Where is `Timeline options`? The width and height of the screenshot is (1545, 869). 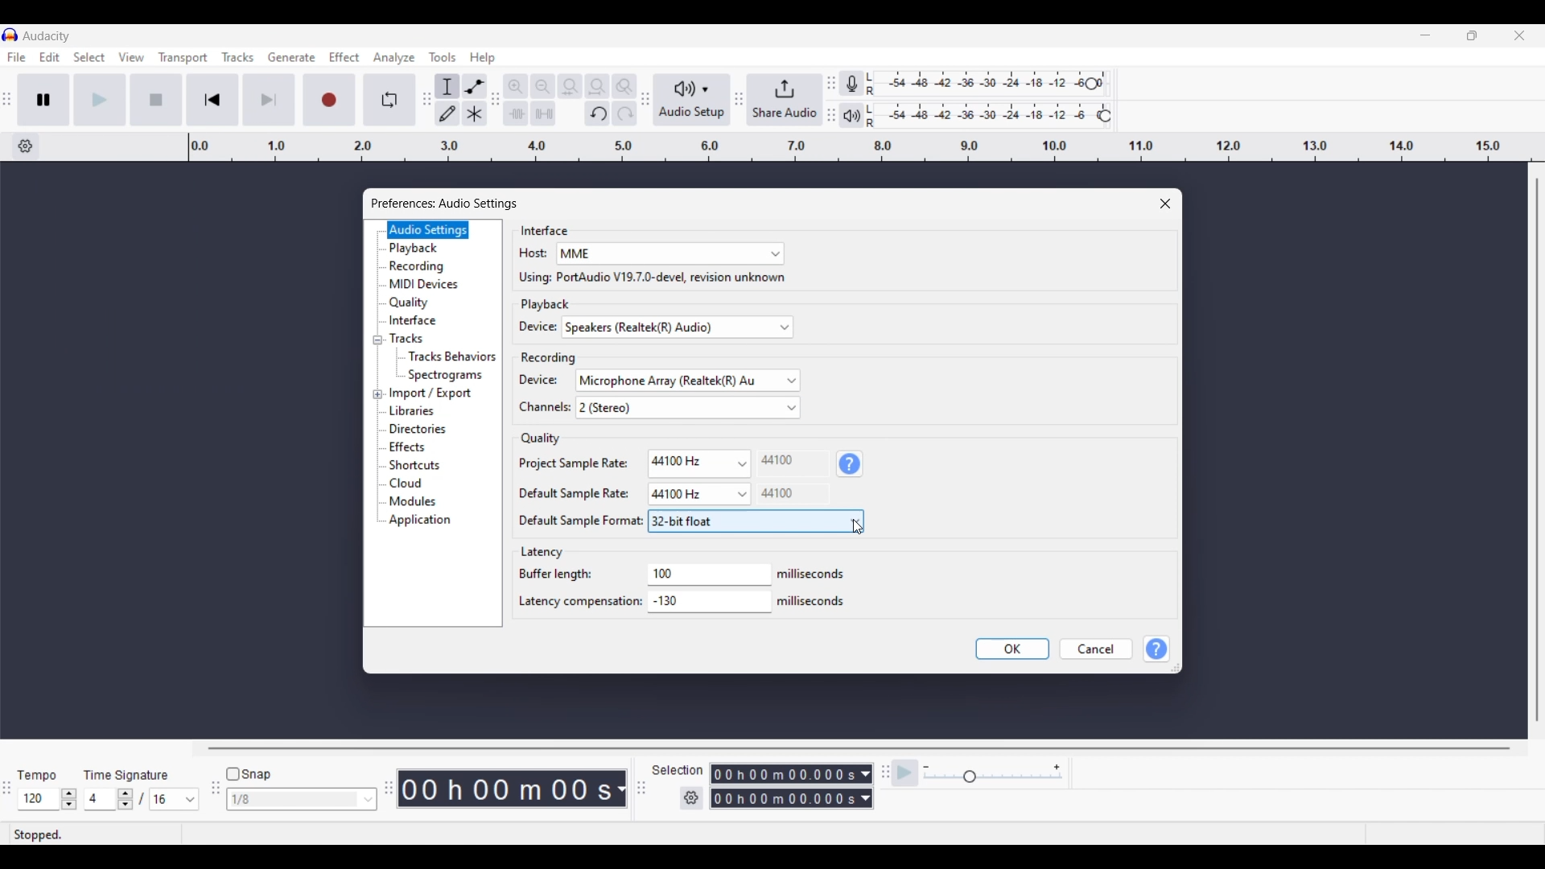 Timeline options is located at coordinates (25, 146).